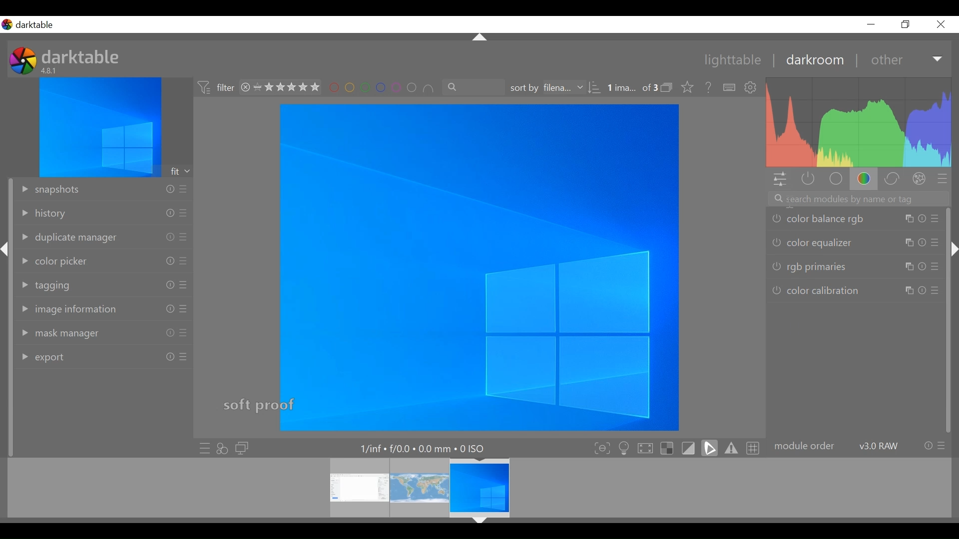 This screenshot has height=539, width=959. Describe the element at coordinates (100, 127) in the screenshot. I see `image preview` at that location.